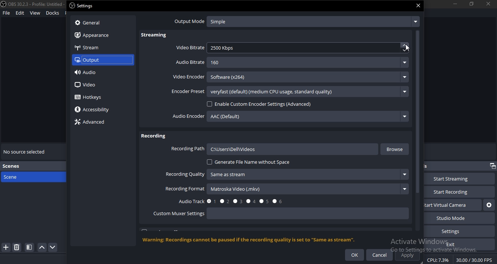  I want to click on appearance, so click(98, 36).